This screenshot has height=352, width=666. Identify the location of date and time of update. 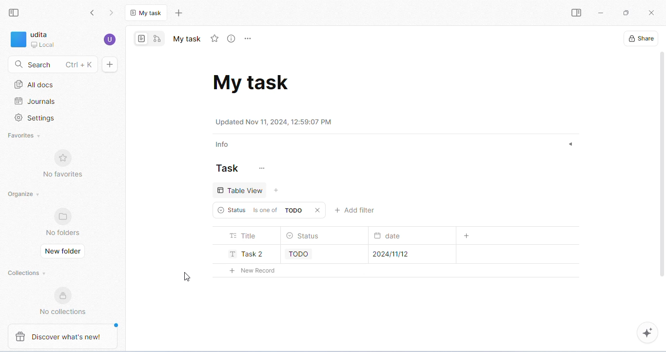
(275, 121).